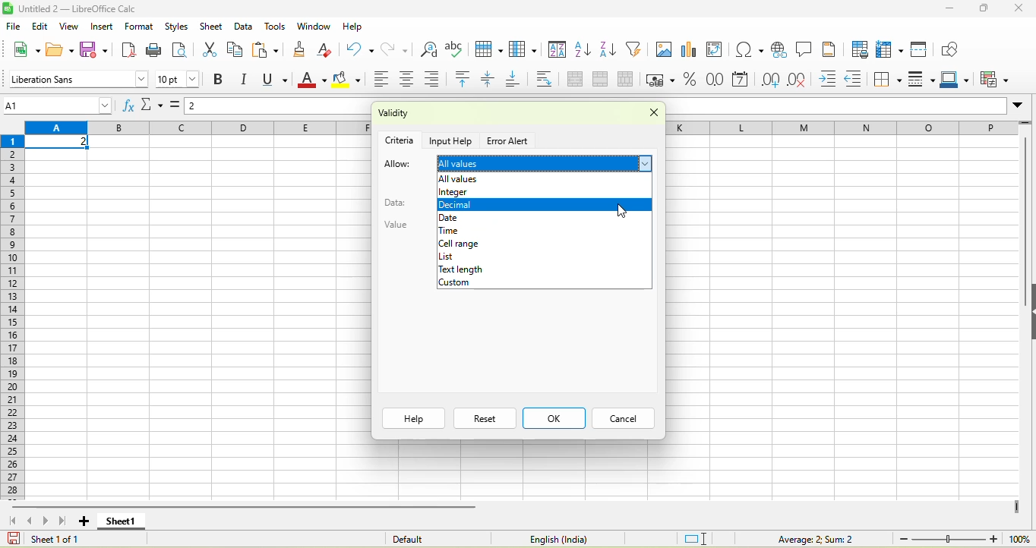 Image resolution: width=1036 pixels, height=548 pixels. What do you see at coordinates (949, 538) in the screenshot?
I see `zoom` at bounding box center [949, 538].